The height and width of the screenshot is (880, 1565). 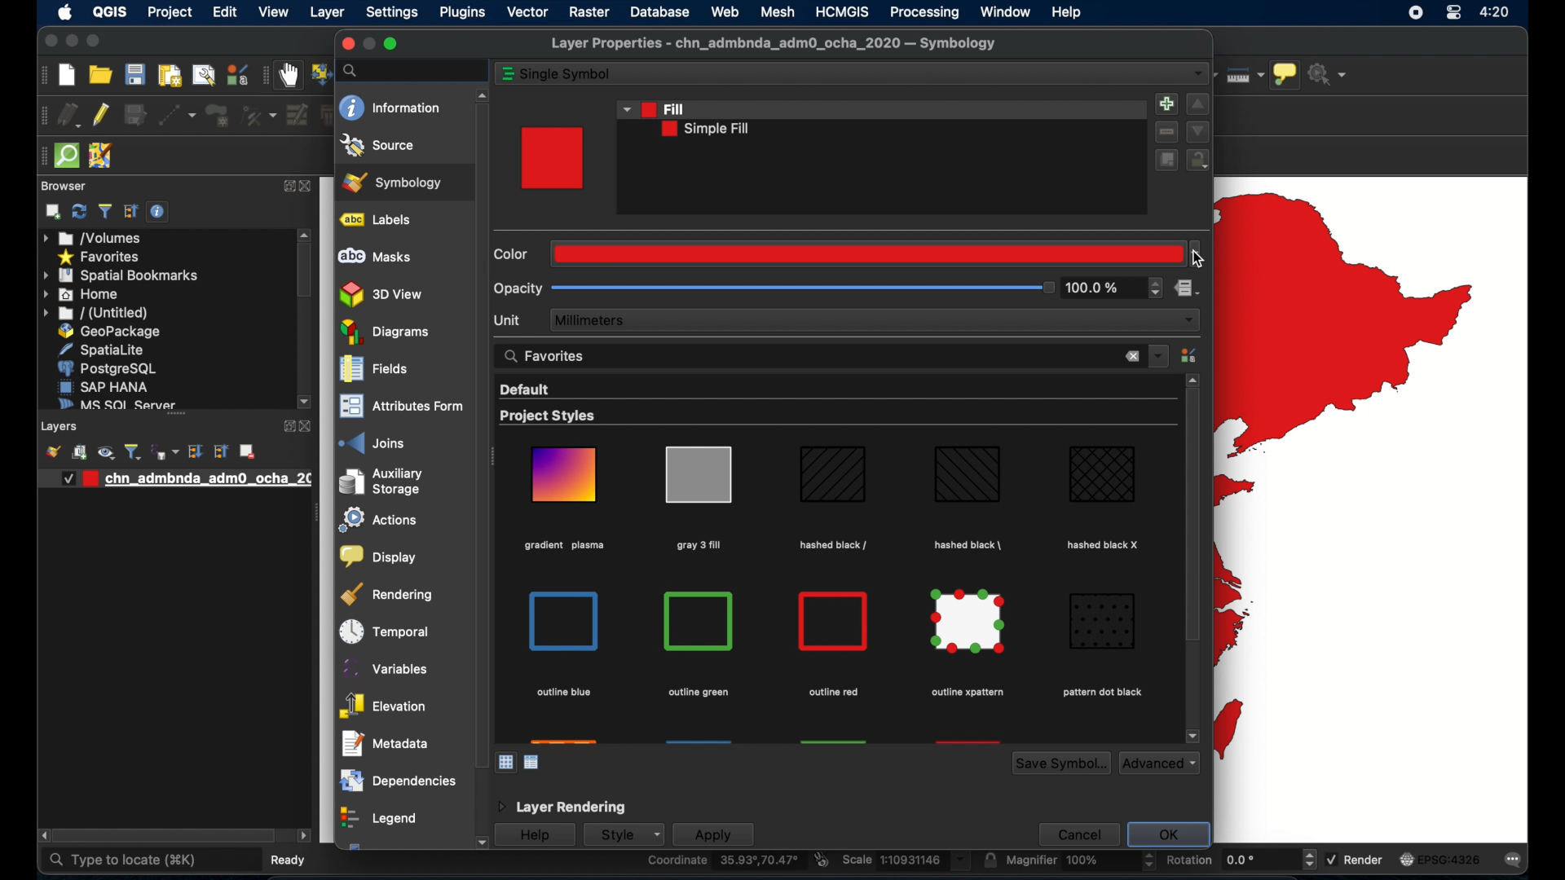 I want to click on unit, so click(x=509, y=319).